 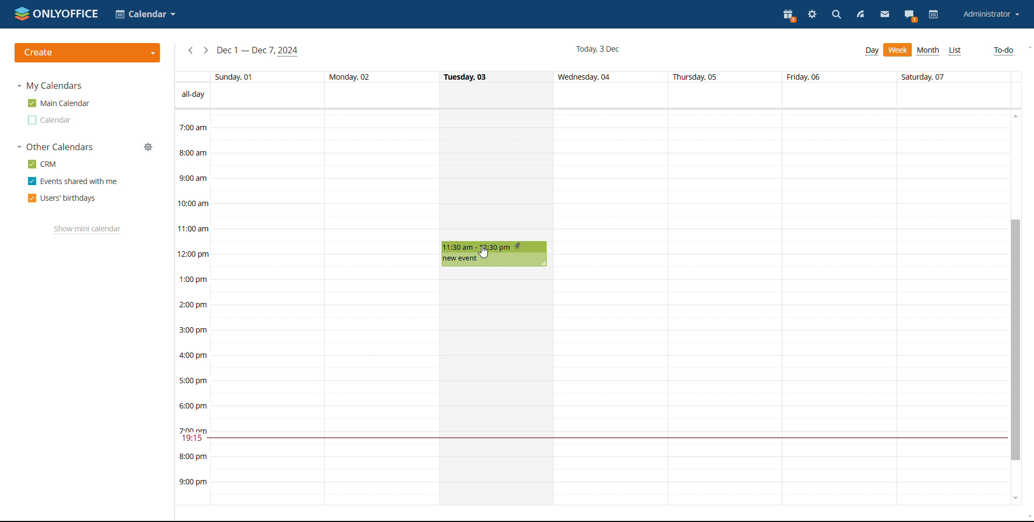 I want to click on 11:00 am, so click(x=194, y=228).